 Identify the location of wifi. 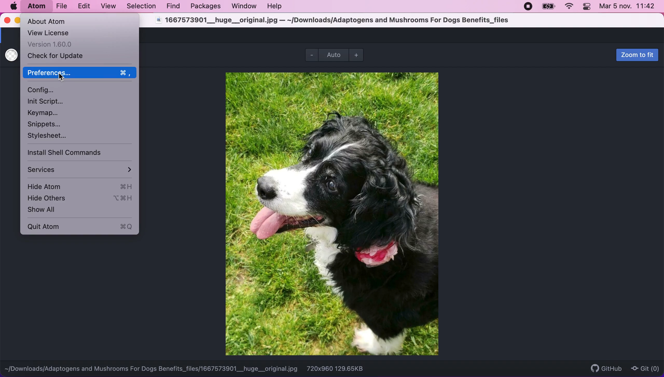
(569, 7).